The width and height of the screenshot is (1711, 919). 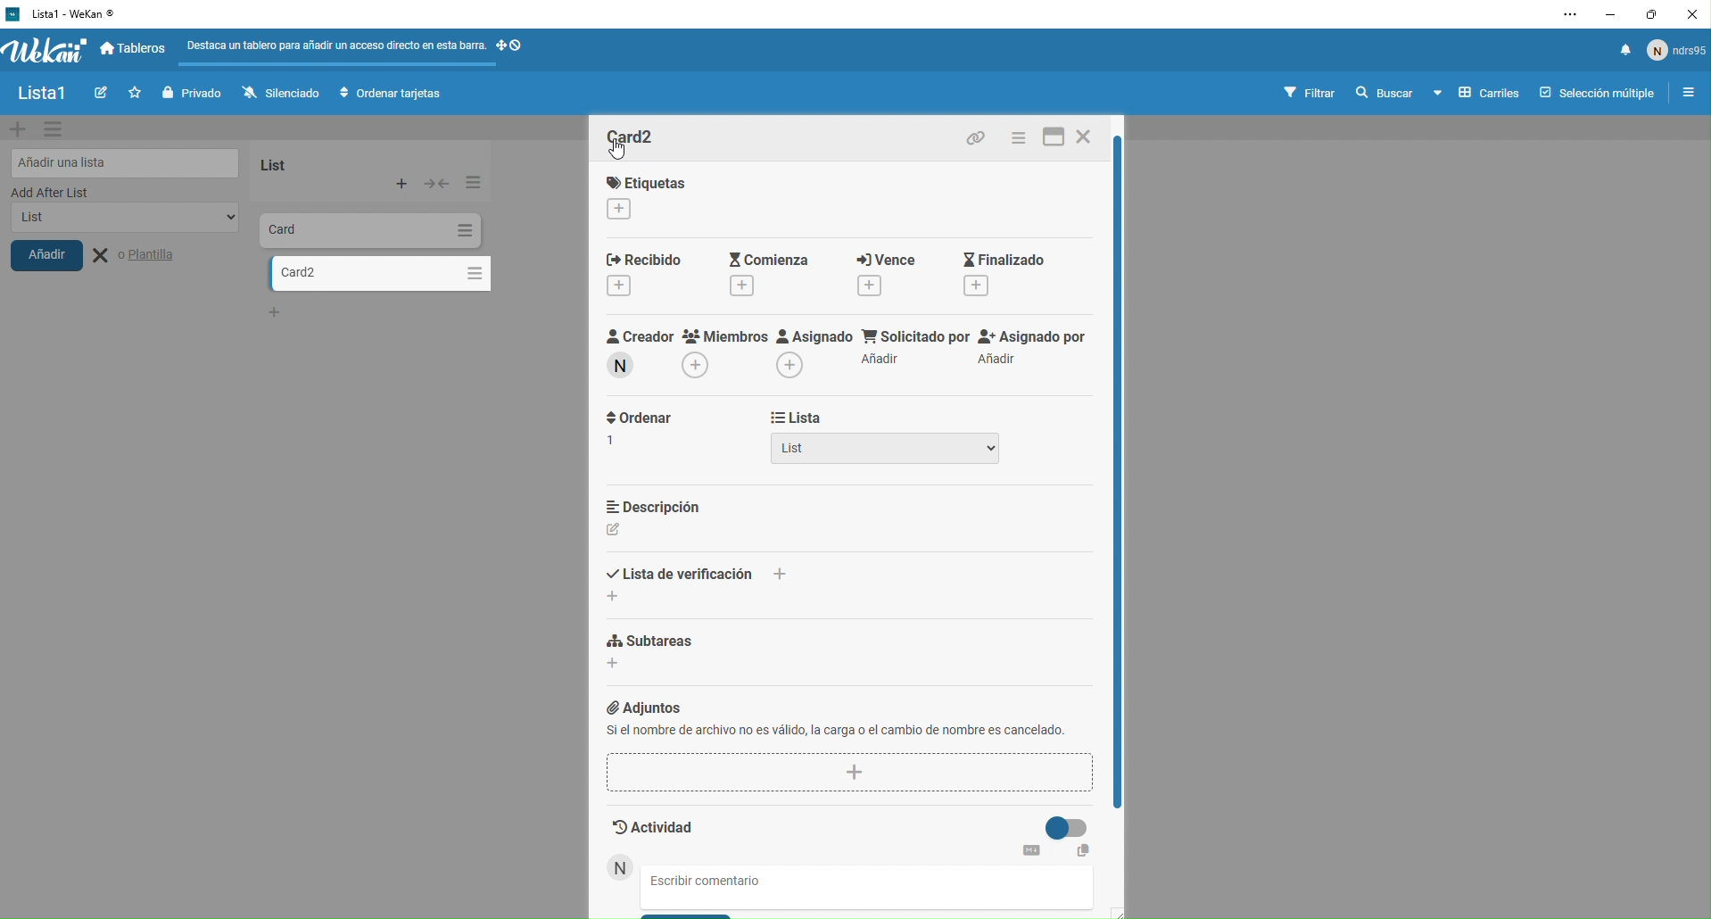 I want to click on filtrar, so click(x=1311, y=92).